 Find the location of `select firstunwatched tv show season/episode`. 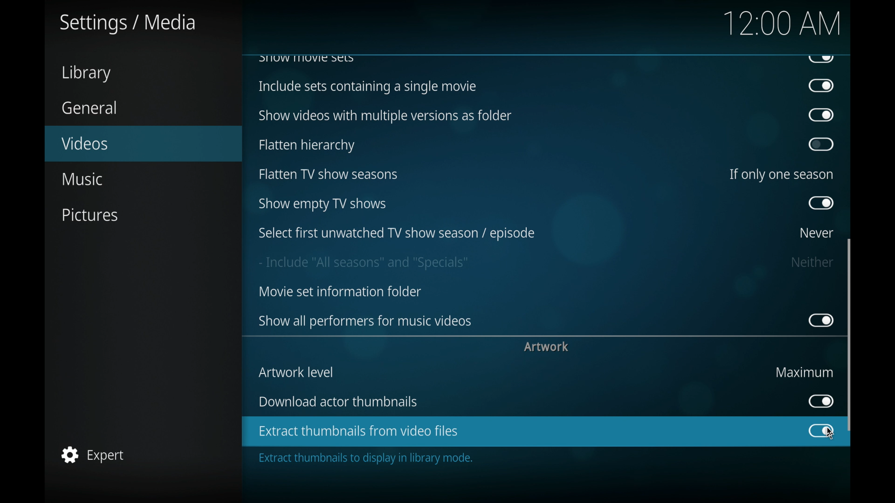

select firstunwatched tv show season/episode is located at coordinates (397, 234).